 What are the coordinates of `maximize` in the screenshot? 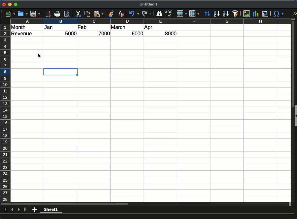 It's located at (16, 4).